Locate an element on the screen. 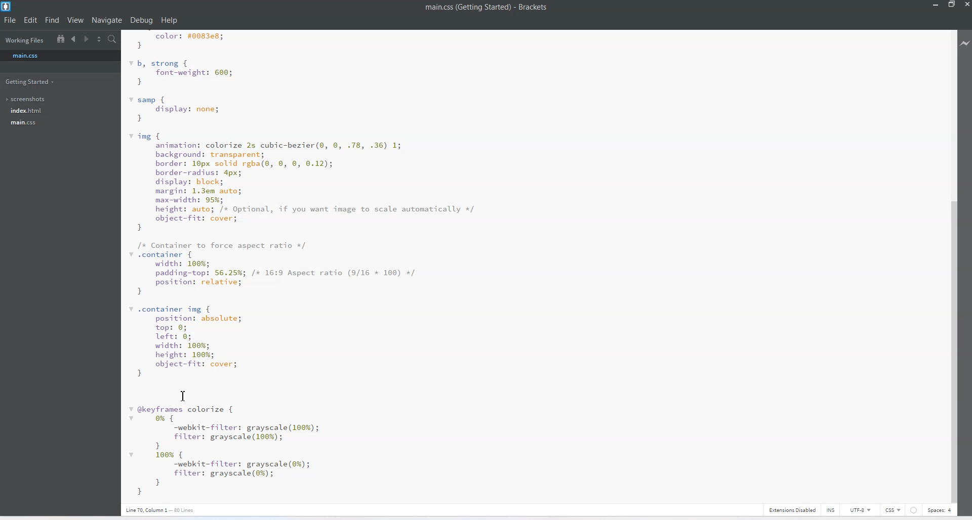  Text 2 is located at coordinates (167, 509).